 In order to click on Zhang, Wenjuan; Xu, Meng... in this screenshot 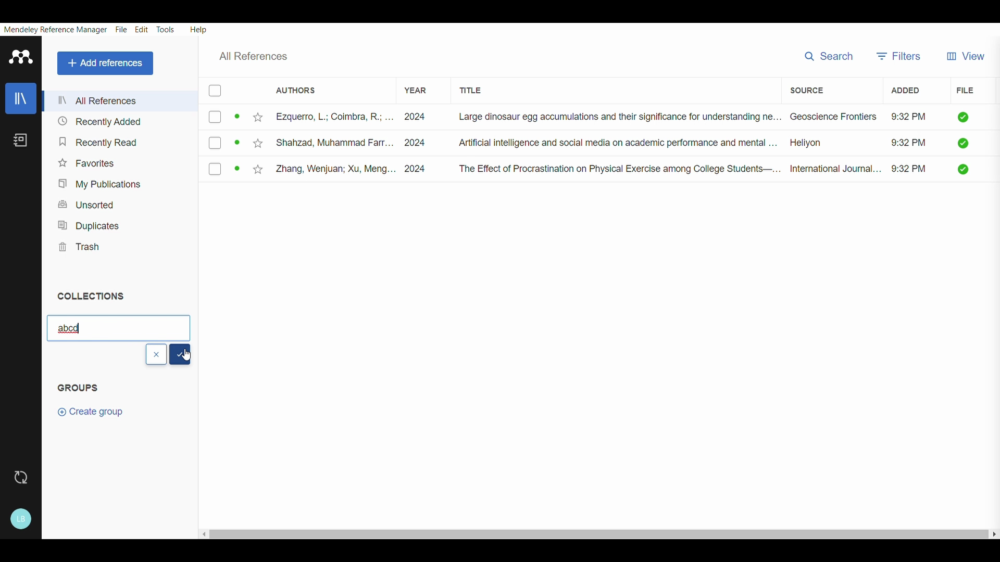, I will do `click(321, 169)`.